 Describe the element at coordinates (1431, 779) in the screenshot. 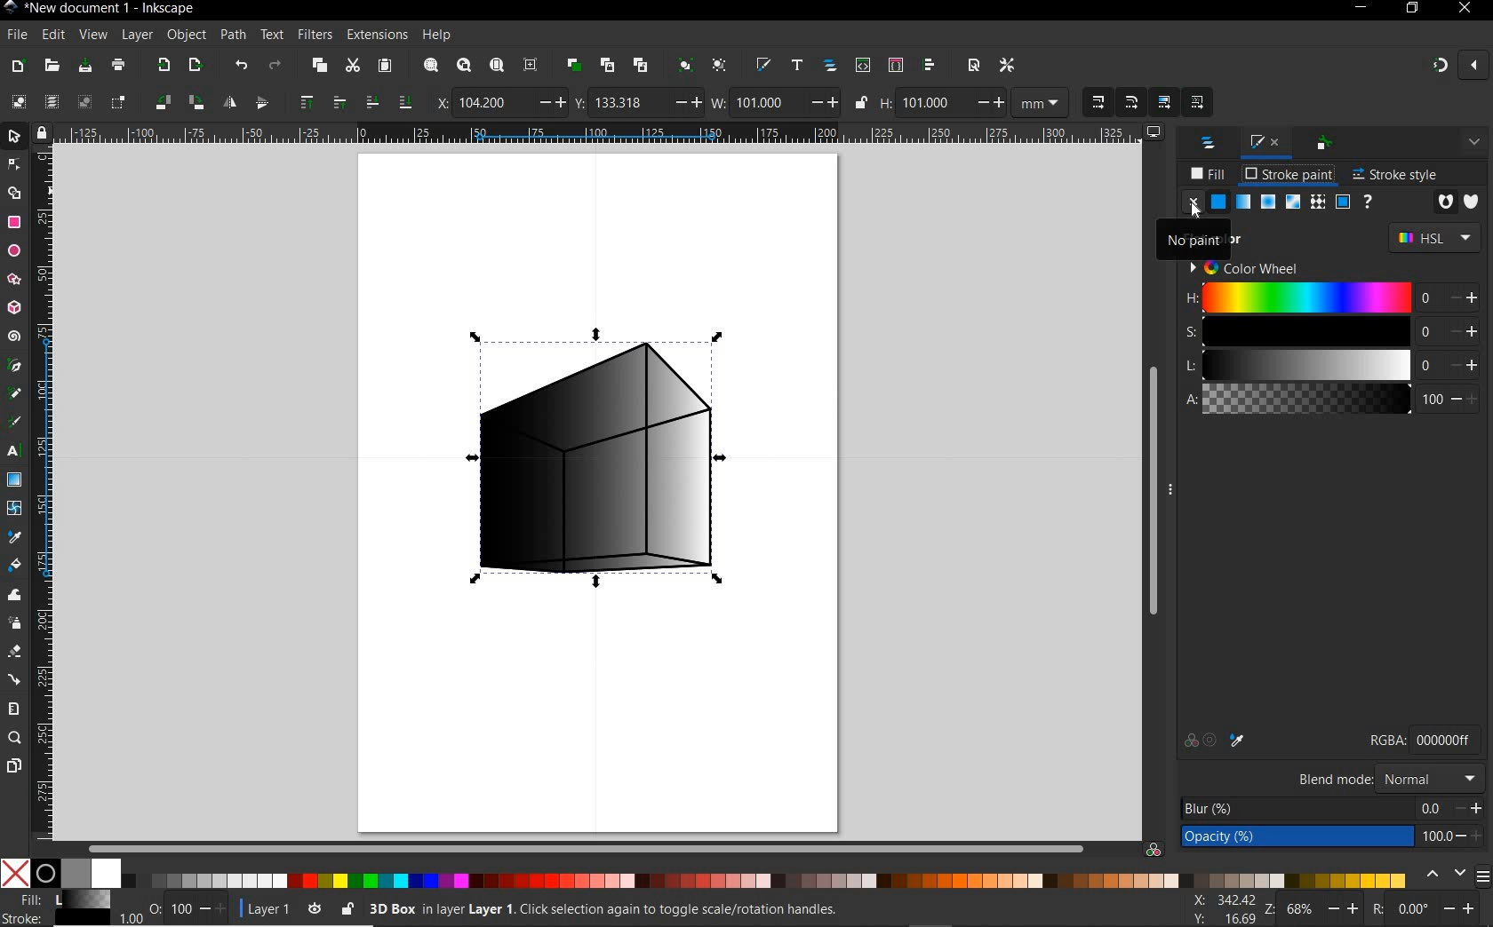

I see `normal` at that location.